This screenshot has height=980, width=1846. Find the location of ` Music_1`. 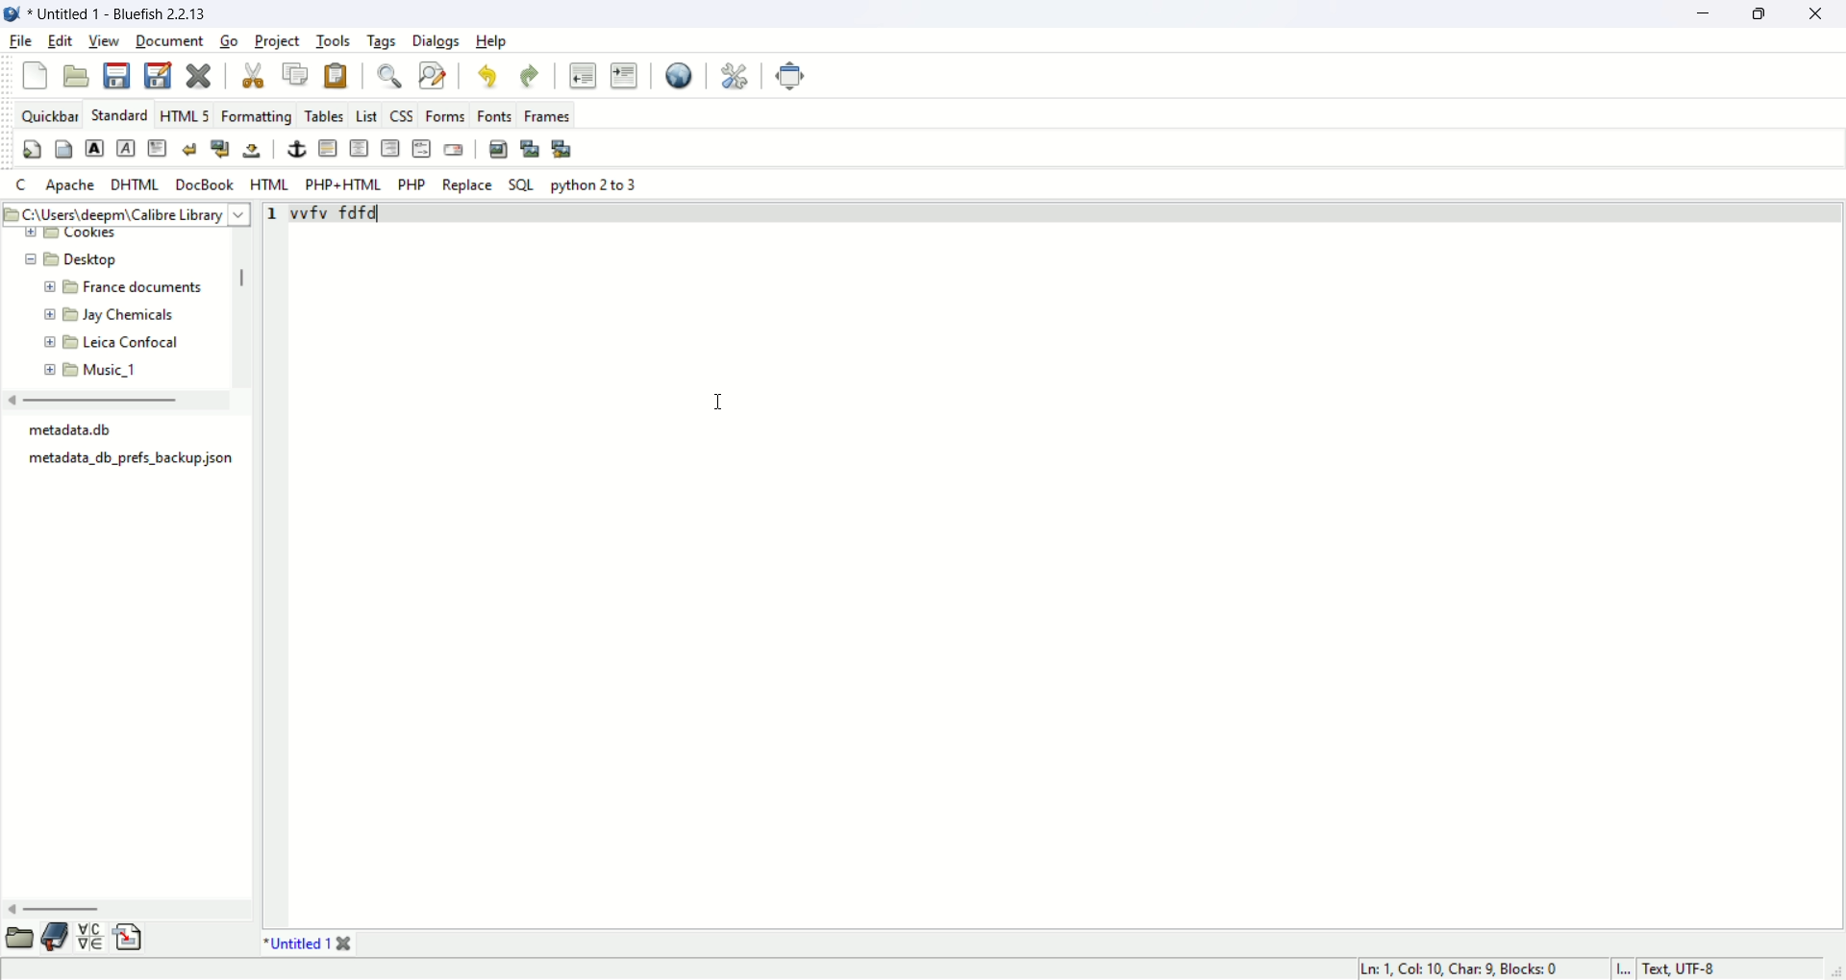

 Music_1 is located at coordinates (111, 370).